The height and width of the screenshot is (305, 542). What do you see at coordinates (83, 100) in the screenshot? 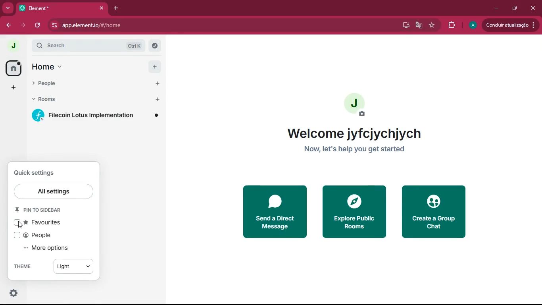
I see `rooms` at bounding box center [83, 100].